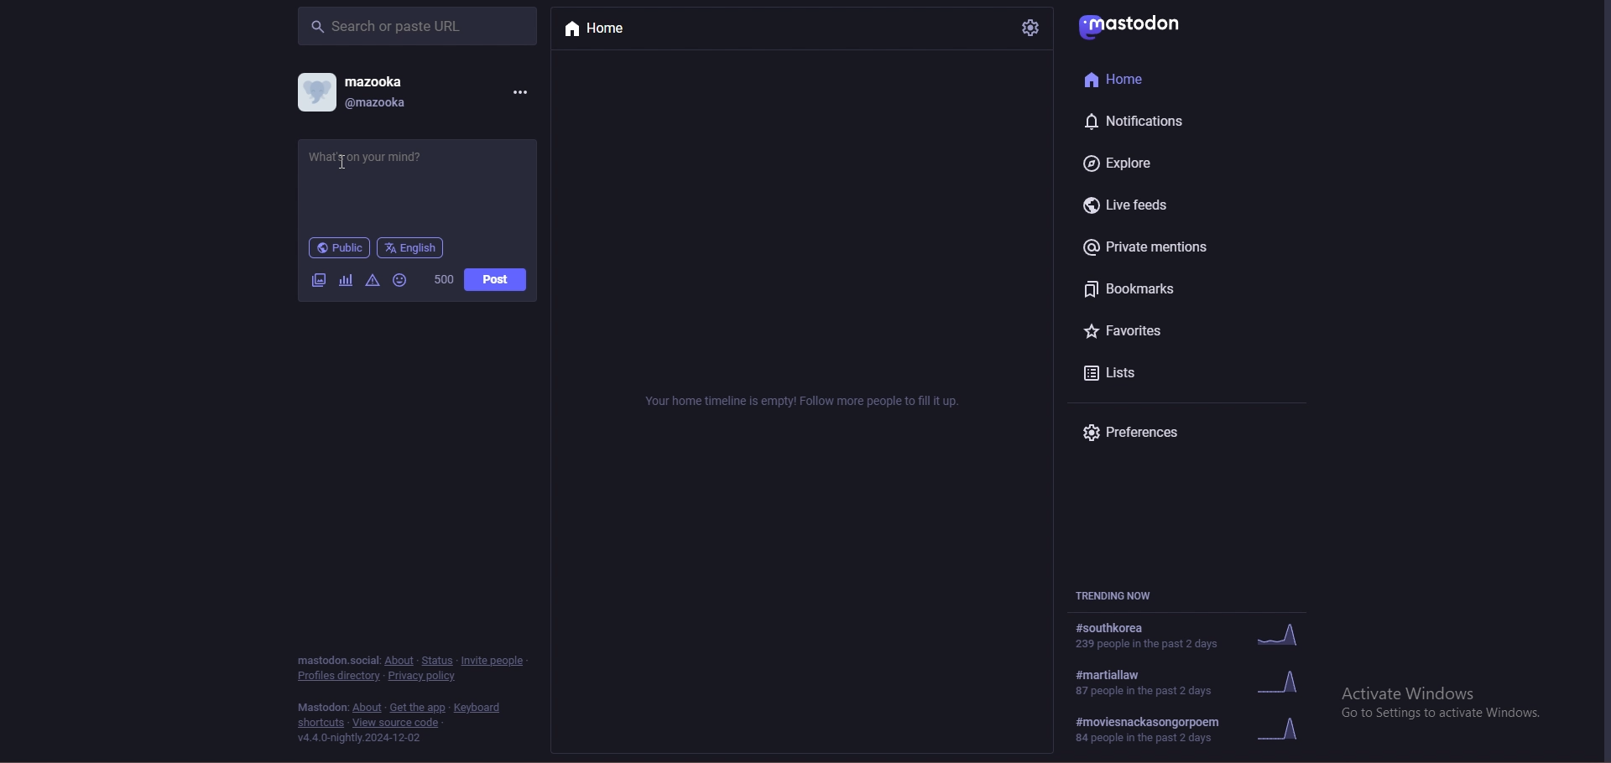 The image size is (1611, 763). Describe the element at coordinates (1194, 634) in the screenshot. I see `trend` at that location.